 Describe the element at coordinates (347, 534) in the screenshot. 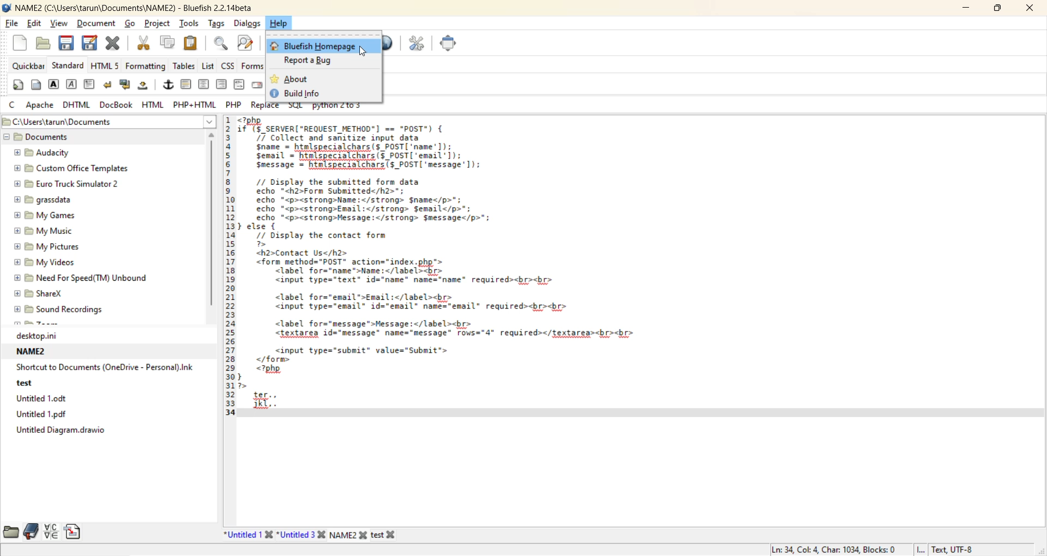

I see `NAME2` at that location.